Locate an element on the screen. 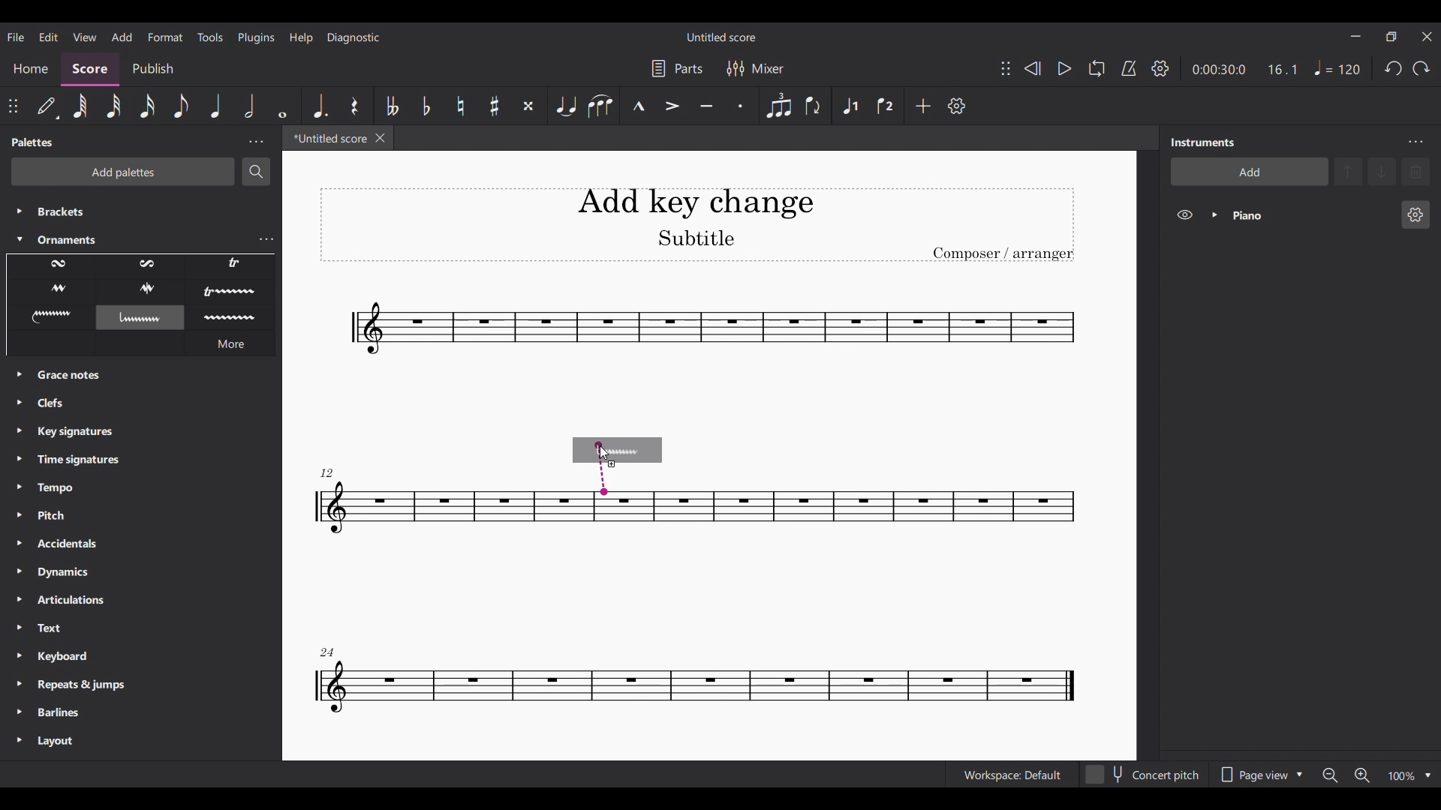  Add is located at coordinates (923, 105).